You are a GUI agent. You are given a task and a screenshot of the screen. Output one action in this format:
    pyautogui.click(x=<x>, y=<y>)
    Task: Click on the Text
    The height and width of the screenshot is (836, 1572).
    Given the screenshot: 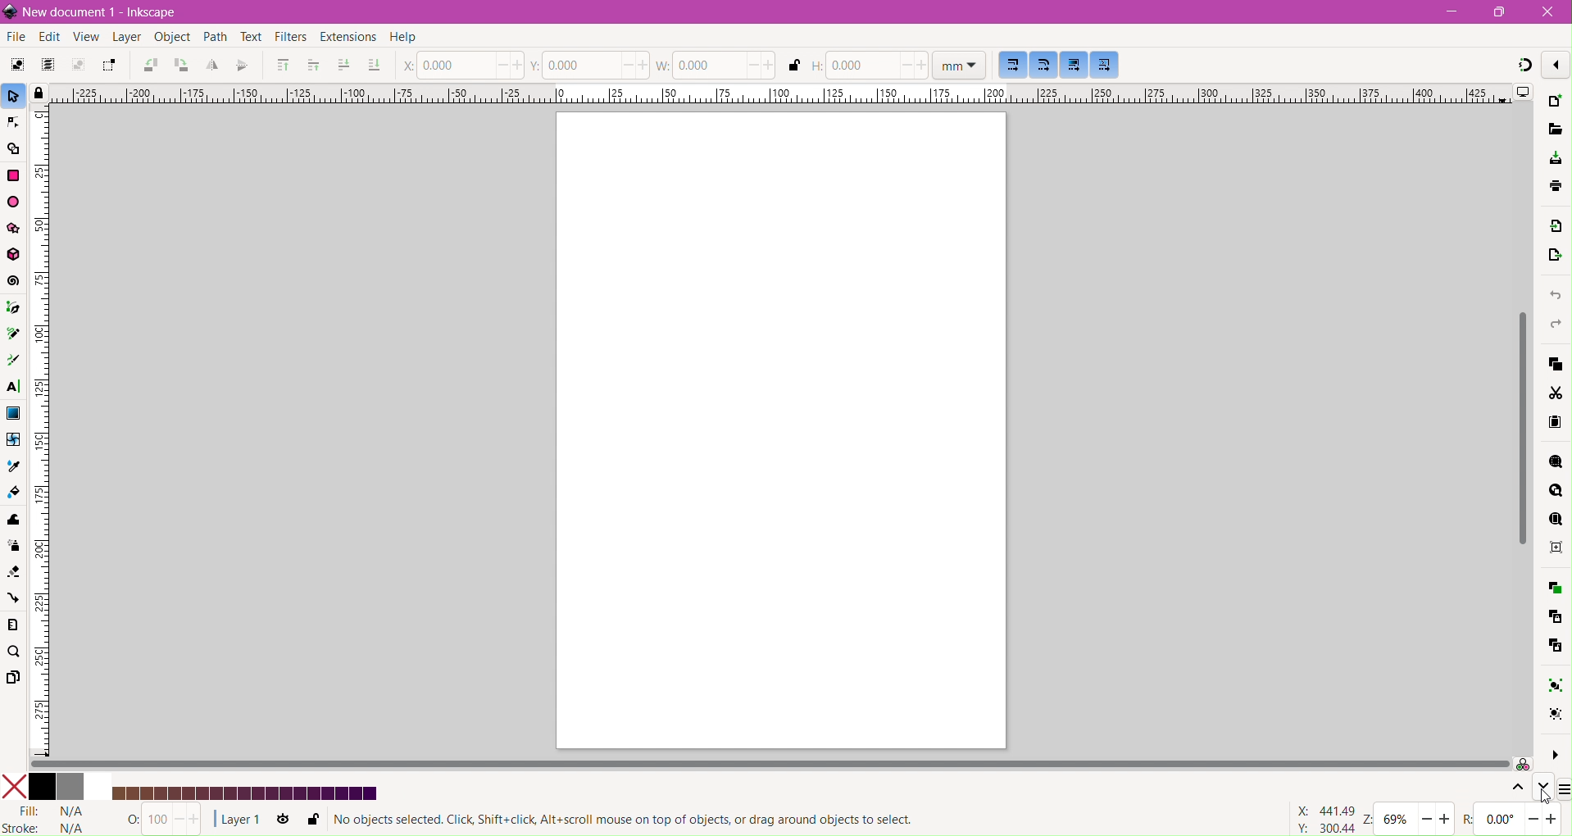 What is the action you would take?
    pyautogui.click(x=250, y=37)
    